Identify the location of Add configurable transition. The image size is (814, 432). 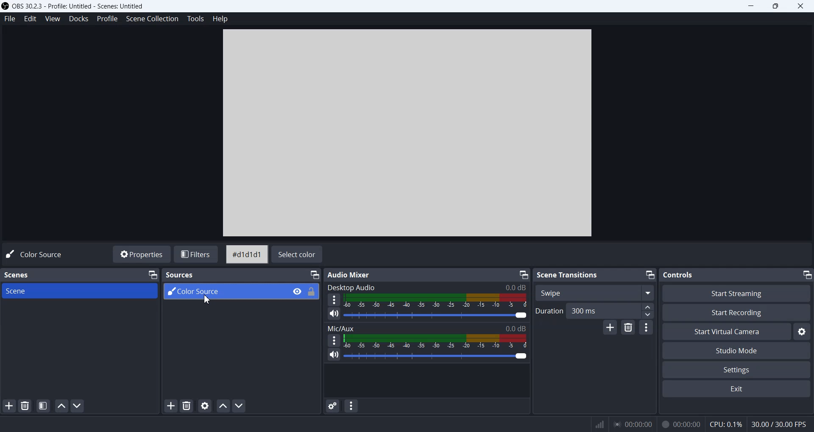
(610, 327).